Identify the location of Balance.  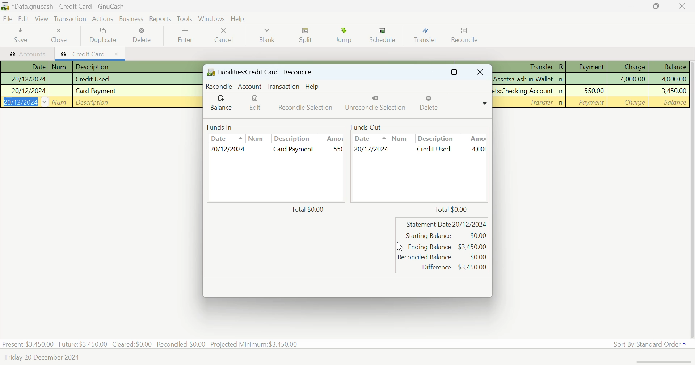
(221, 104).